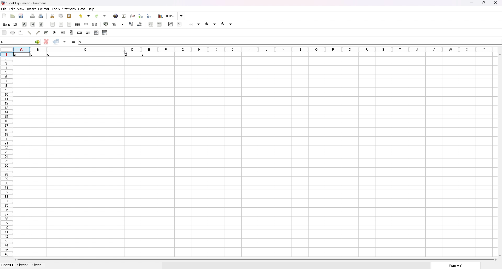 Image resolution: width=502 pixels, height=269 pixels. Describe the element at coordinates (151, 24) in the screenshot. I see `decrease indent` at that location.